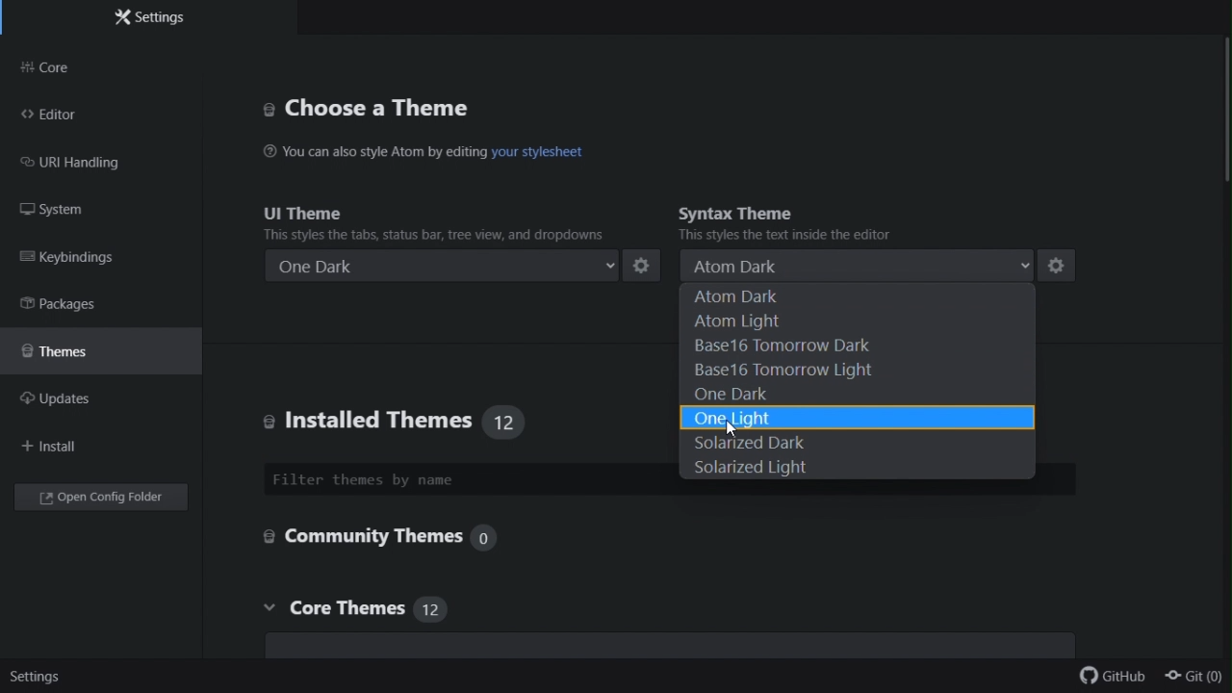 The width and height of the screenshot is (1232, 693). Describe the element at coordinates (855, 417) in the screenshot. I see `one light` at that location.